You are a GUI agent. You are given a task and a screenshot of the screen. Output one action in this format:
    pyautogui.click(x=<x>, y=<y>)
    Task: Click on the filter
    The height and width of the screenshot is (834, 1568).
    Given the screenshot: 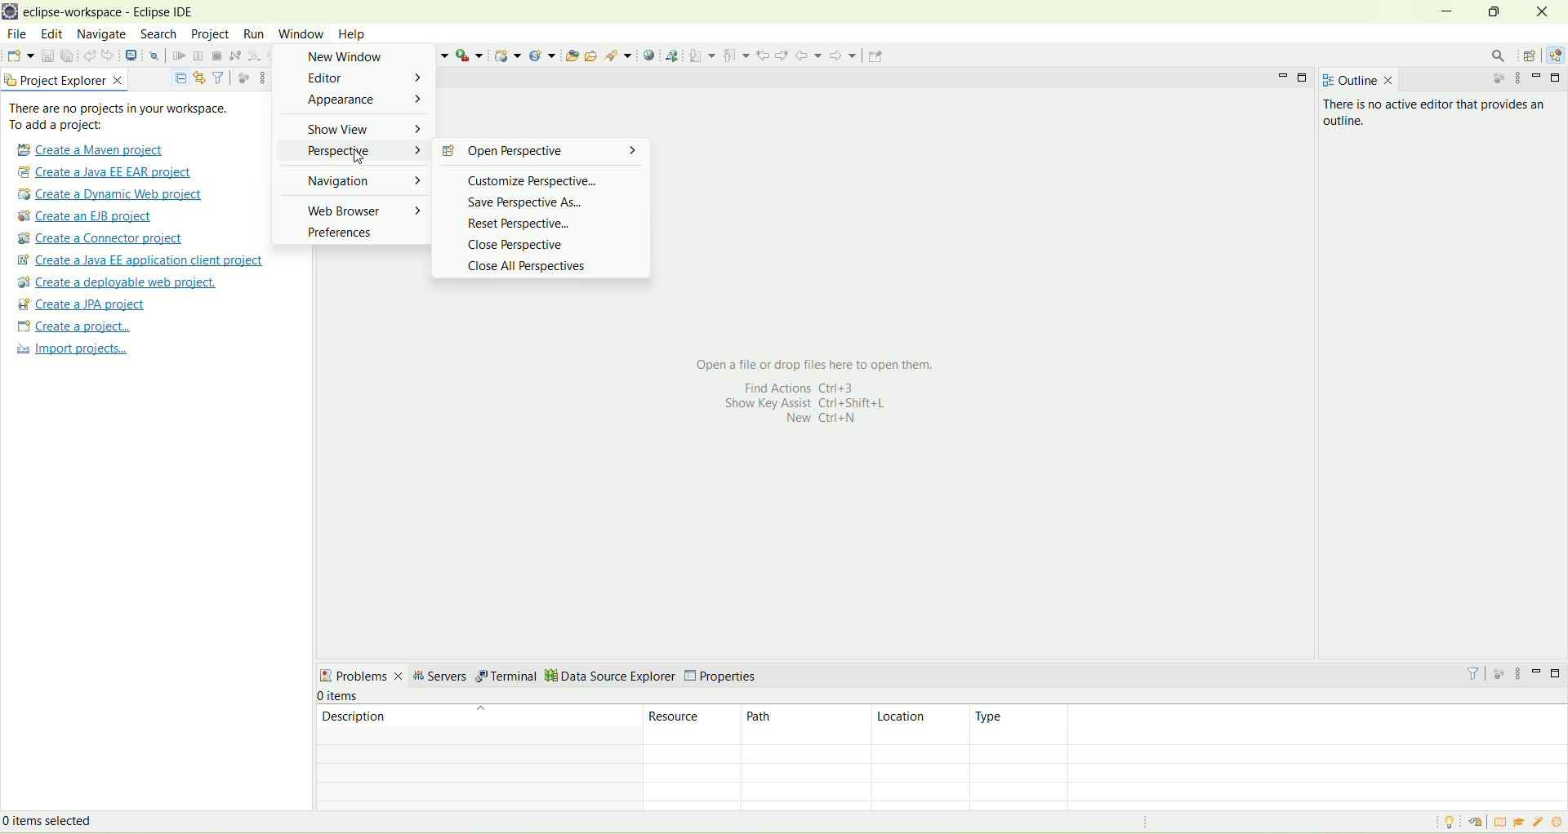 What is the action you would take?
    pyautogui.click(x=219, y=78)
    